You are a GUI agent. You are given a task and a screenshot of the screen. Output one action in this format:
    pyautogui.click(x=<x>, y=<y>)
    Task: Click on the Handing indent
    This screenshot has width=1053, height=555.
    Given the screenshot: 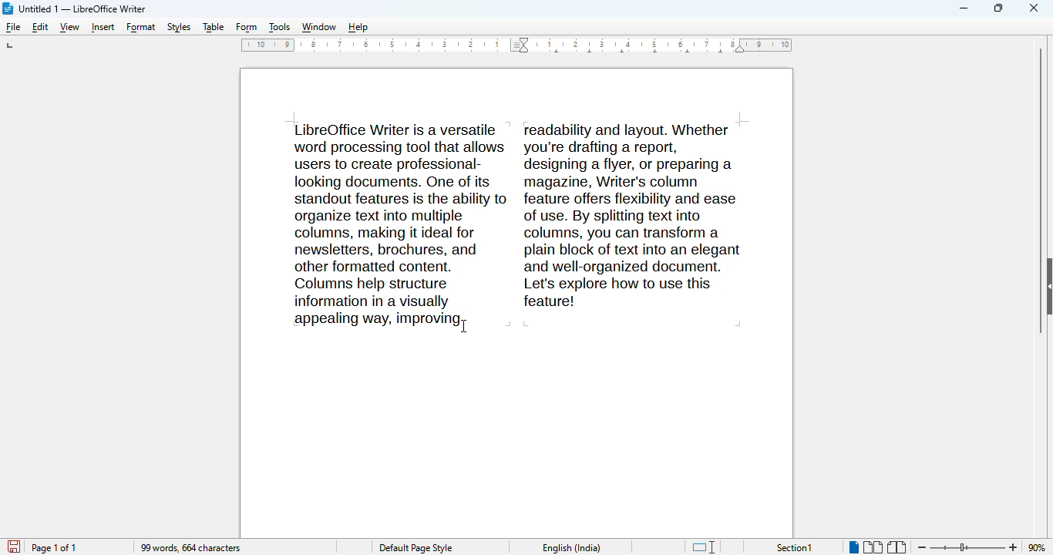 What is the action you would take?
    pyautogui.click(x=740, y=50)
    